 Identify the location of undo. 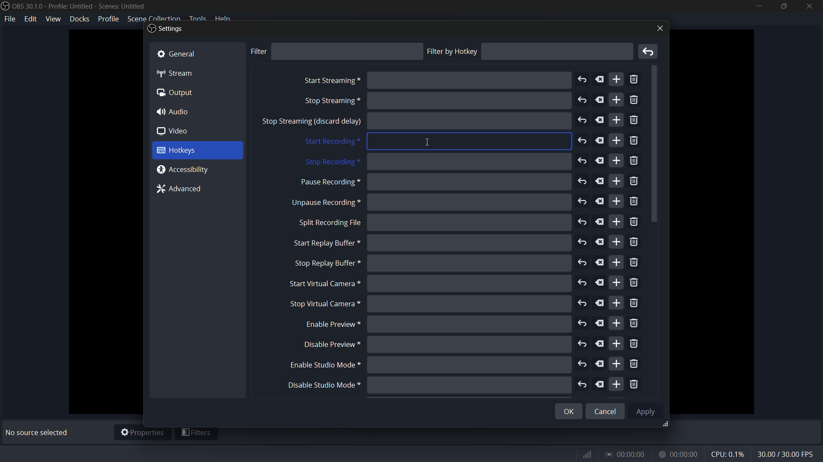
(583, 161).